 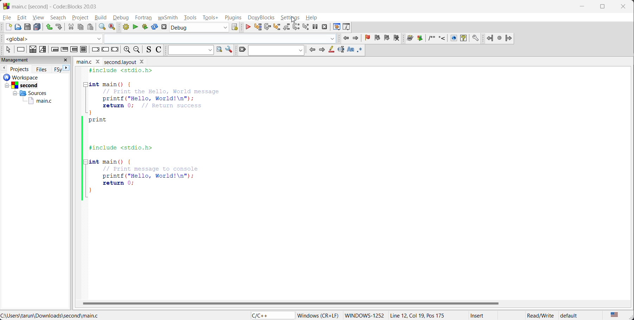 I want to click on exit condition loop, so click(x=63, y=49).